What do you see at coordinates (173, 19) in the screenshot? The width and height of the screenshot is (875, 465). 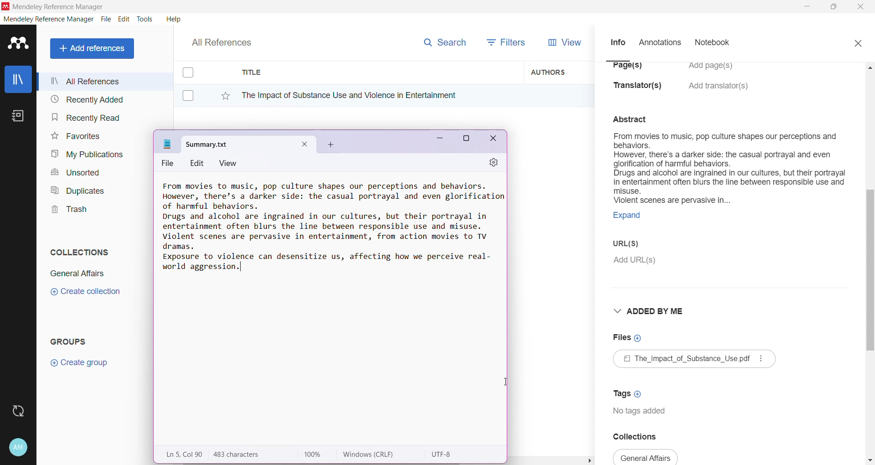 I see `Help` at bounding box center [173, 19].